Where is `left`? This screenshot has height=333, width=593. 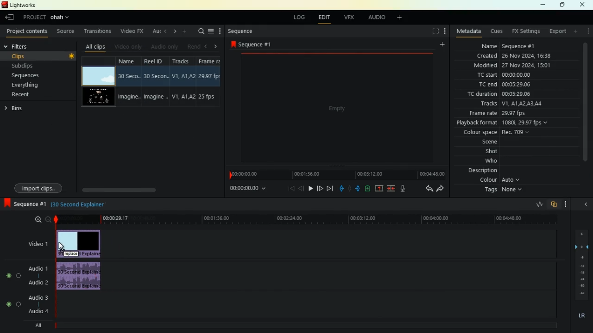
left is located at coordinates (165, 31).